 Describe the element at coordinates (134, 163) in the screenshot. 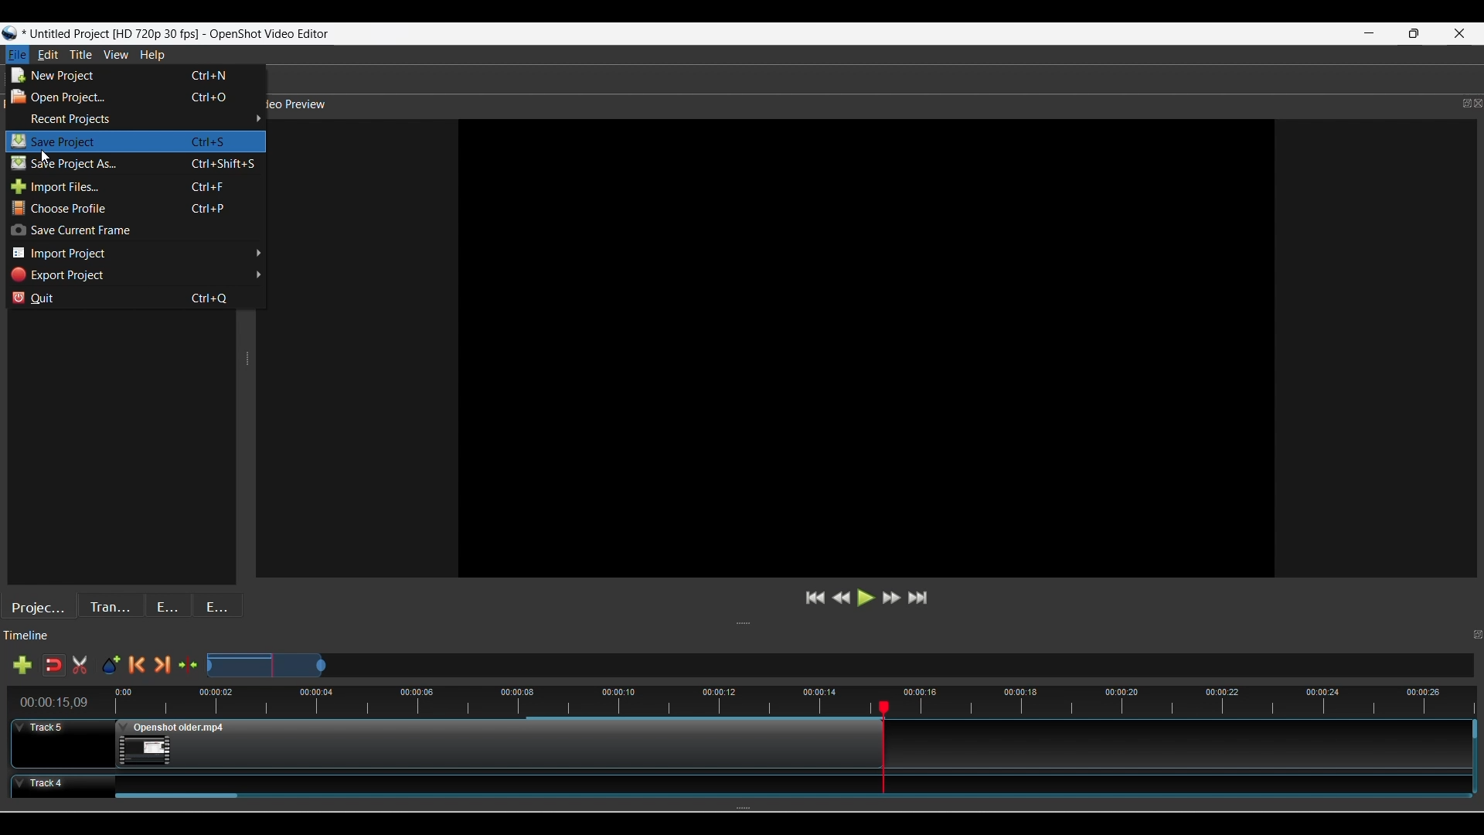

I see `Save project` at that location.